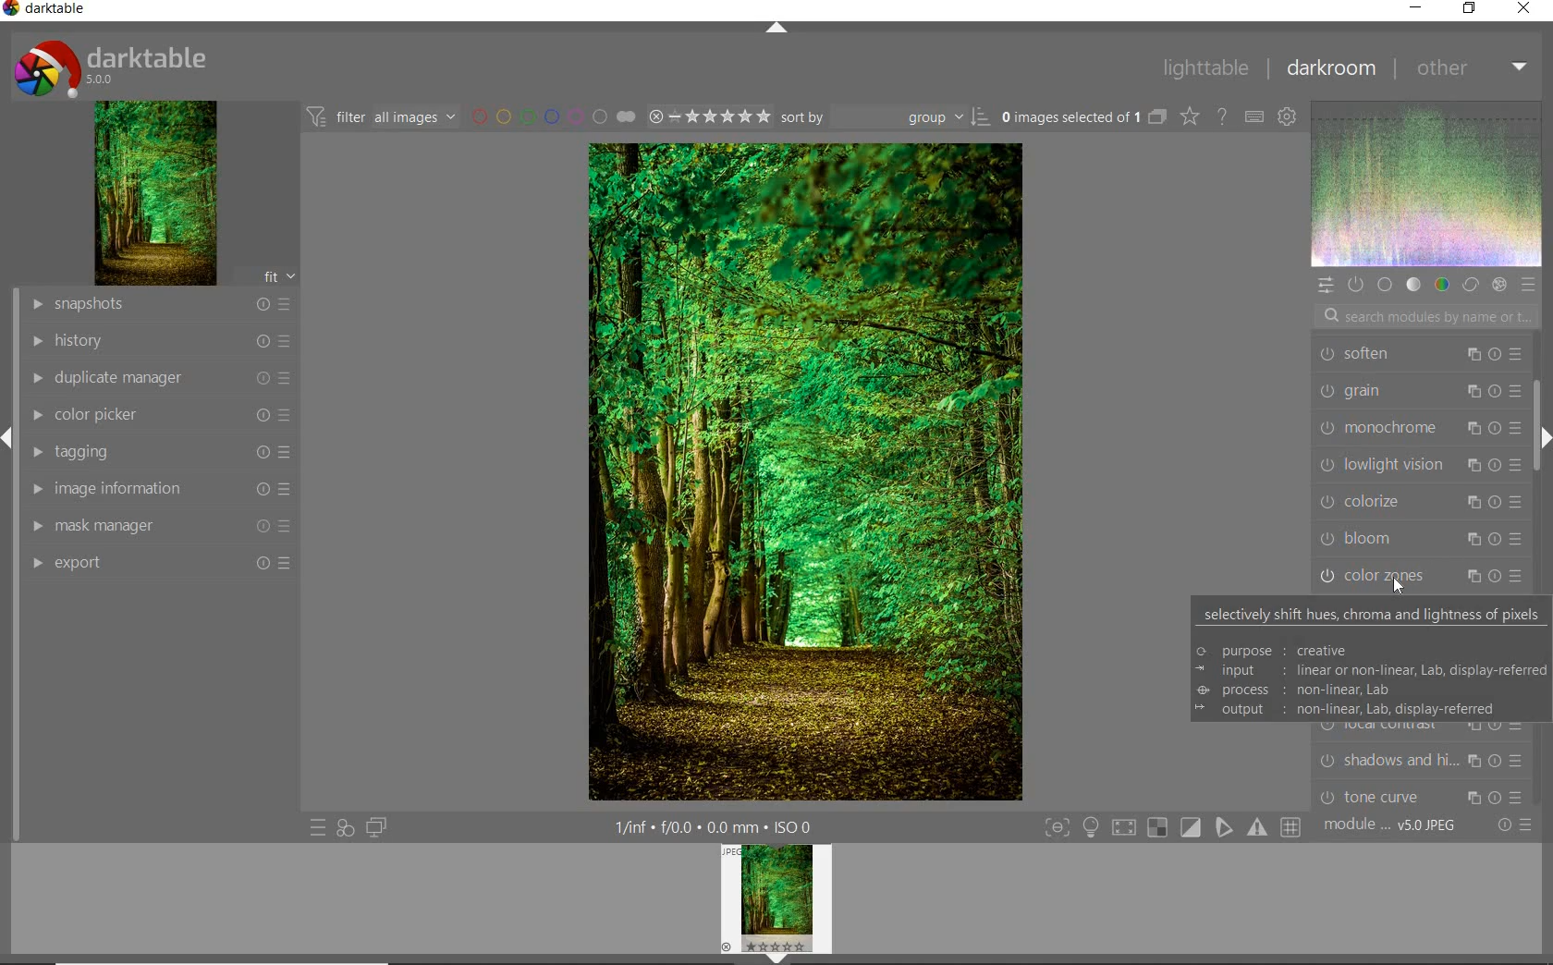  Describe the element at coordinates (1419, 354) in the screenshot. I see `soften` at that location.